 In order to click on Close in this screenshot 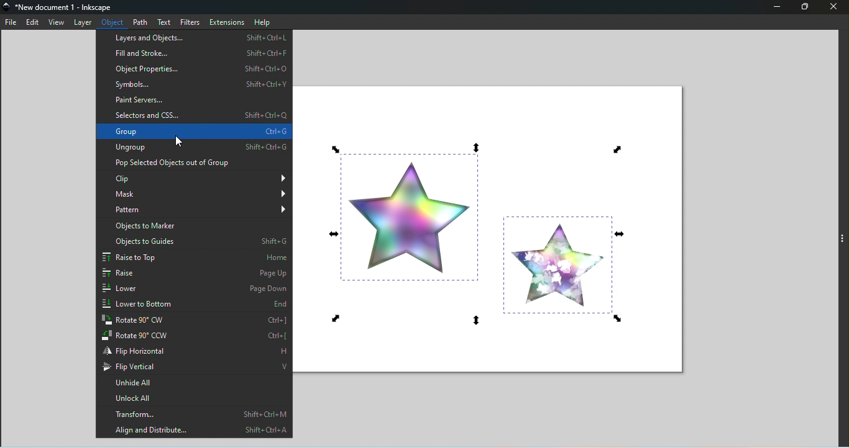, I will do `click(834, 7)`.